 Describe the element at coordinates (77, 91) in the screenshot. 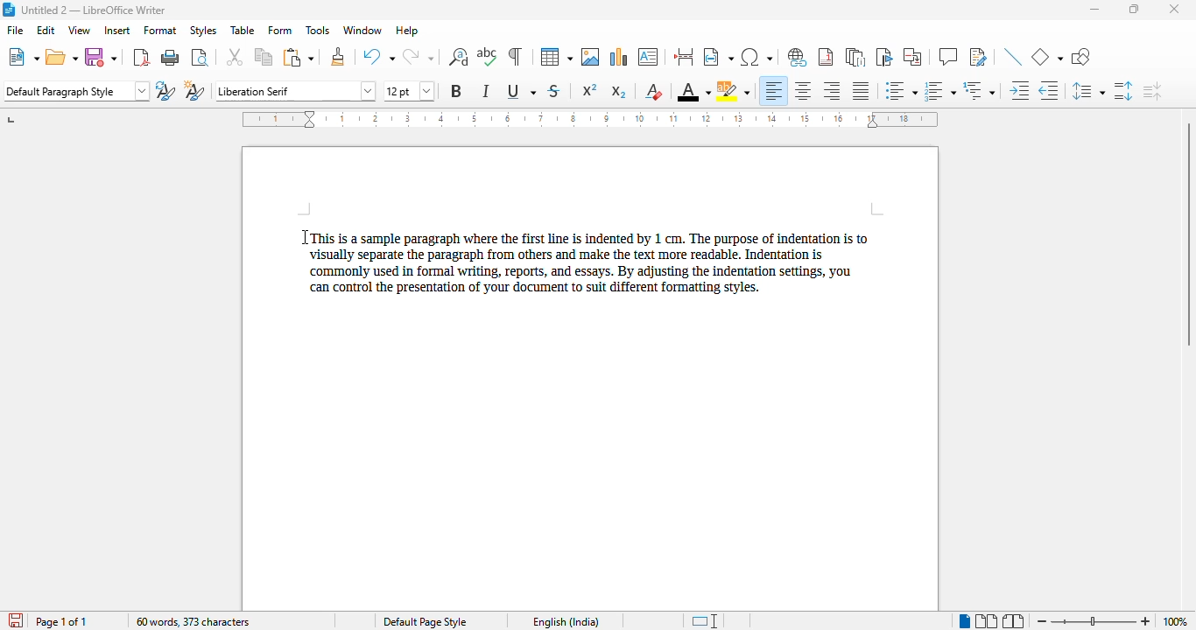

I see `set paragraph style` at that location.